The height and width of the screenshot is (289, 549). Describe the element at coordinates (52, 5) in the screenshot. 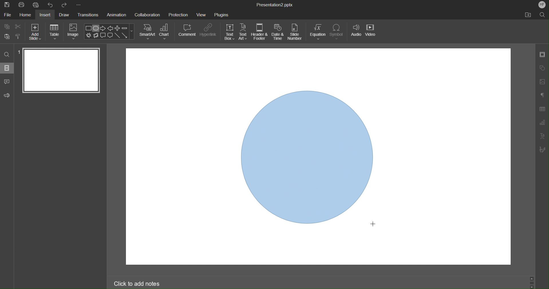

I see `Undo` at that location.